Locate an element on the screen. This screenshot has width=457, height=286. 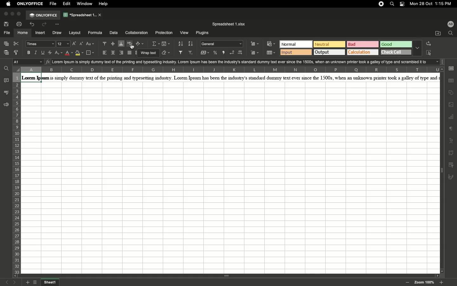
Calculation is located at coordinates (363, 52).